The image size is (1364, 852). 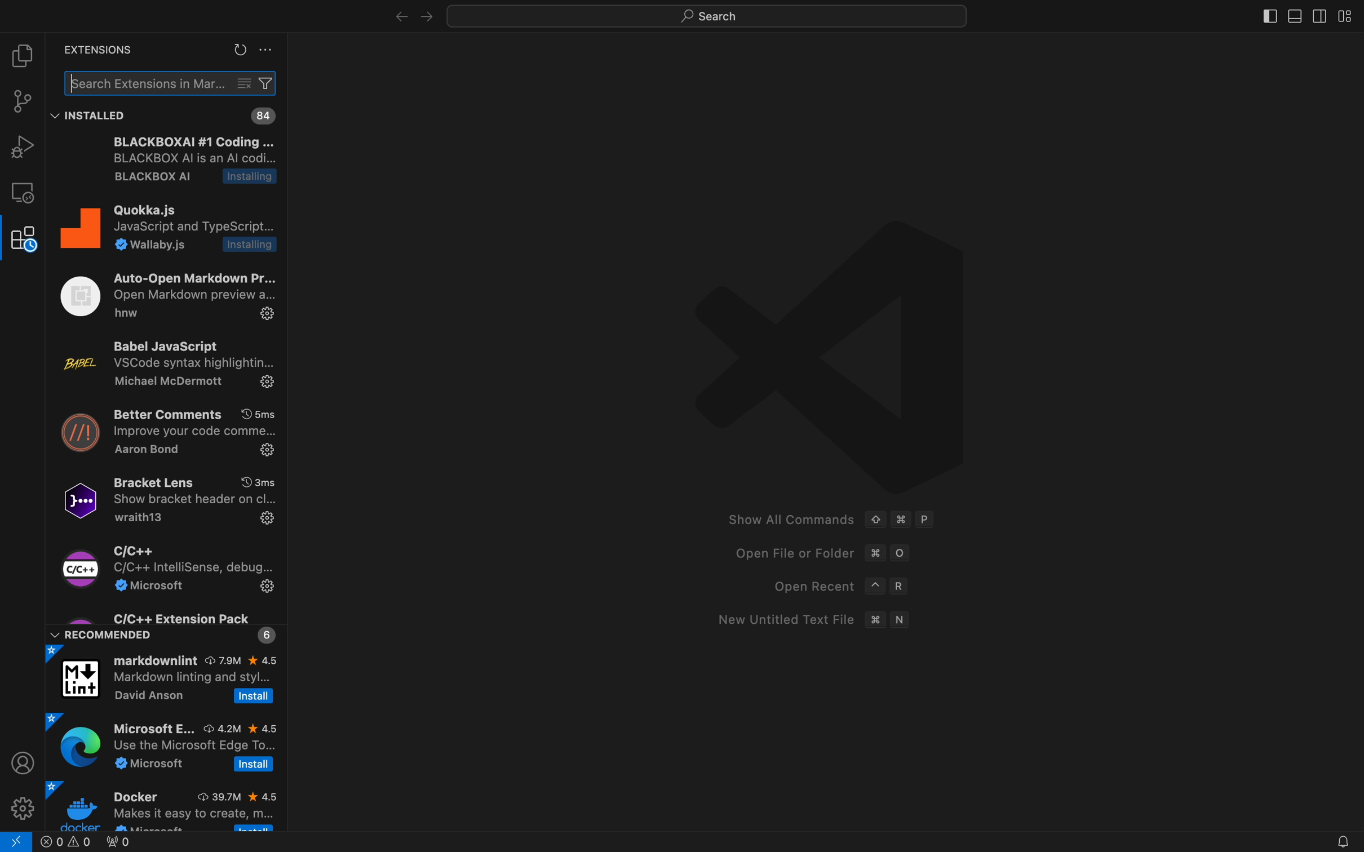 What do you see at coordinates (23, 101) in the screenshot?
I see `git` at bounding box center [23, 101].